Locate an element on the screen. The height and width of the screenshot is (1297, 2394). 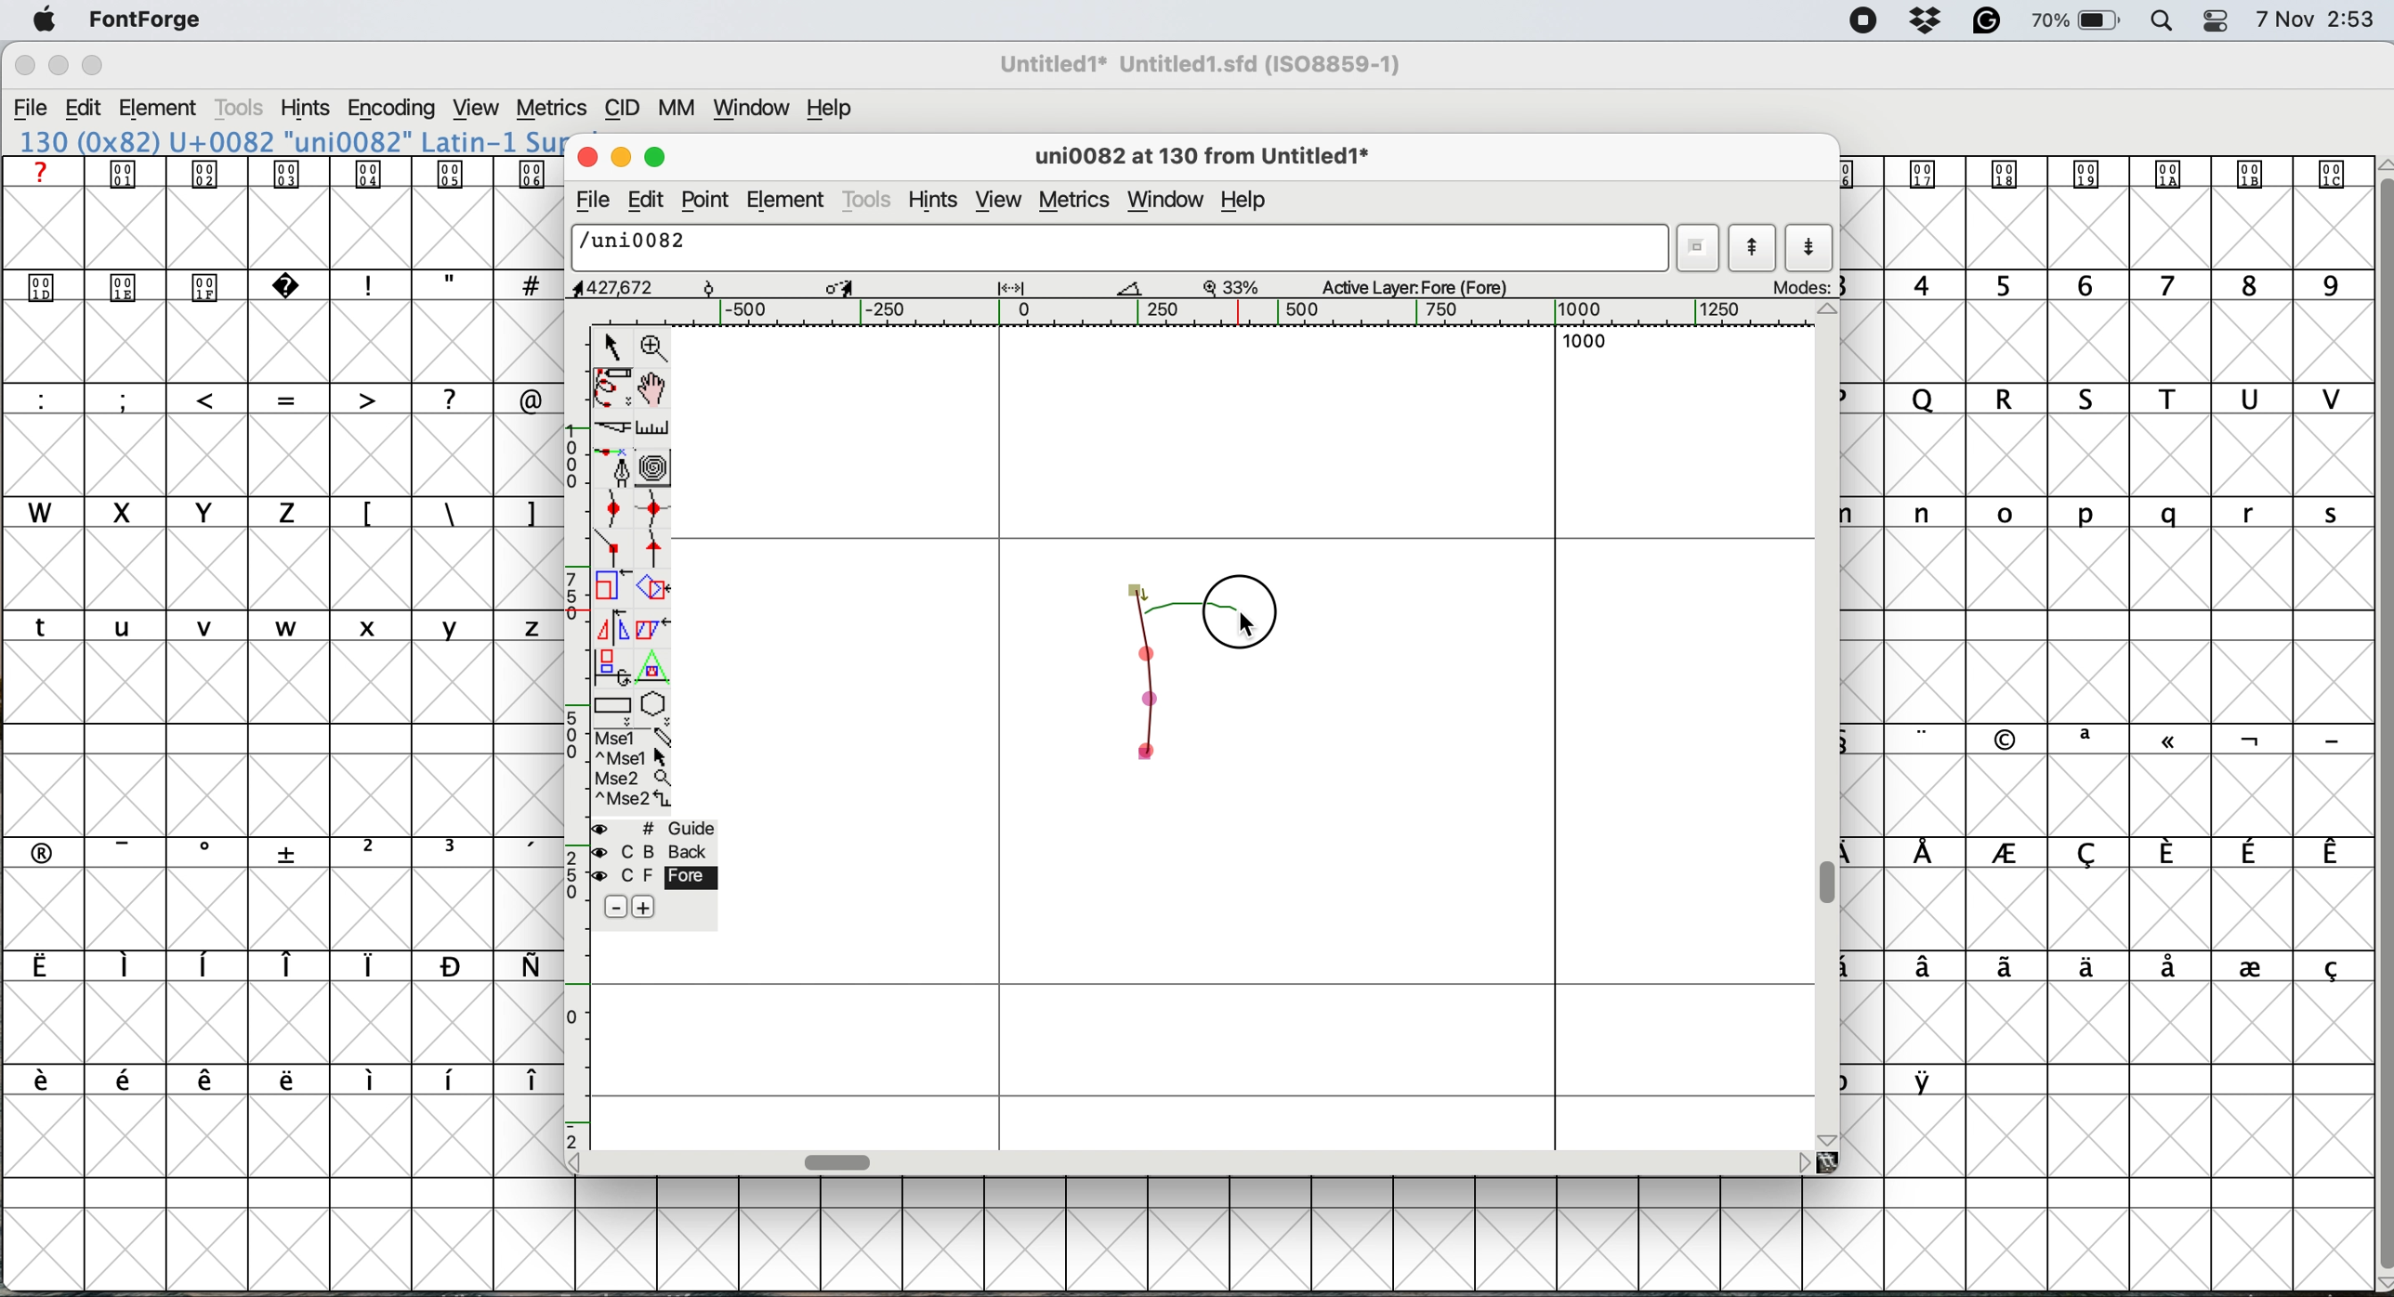
add a curve point horizontally or vertically is located at coordinates (659, 513).